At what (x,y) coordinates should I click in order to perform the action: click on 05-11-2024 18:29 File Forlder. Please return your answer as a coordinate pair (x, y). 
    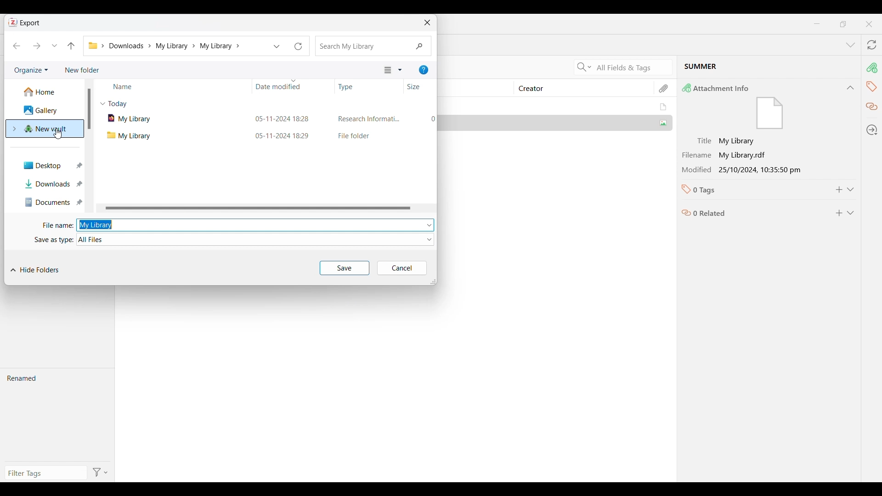
    Looking at the image, I should click on (343, 135).